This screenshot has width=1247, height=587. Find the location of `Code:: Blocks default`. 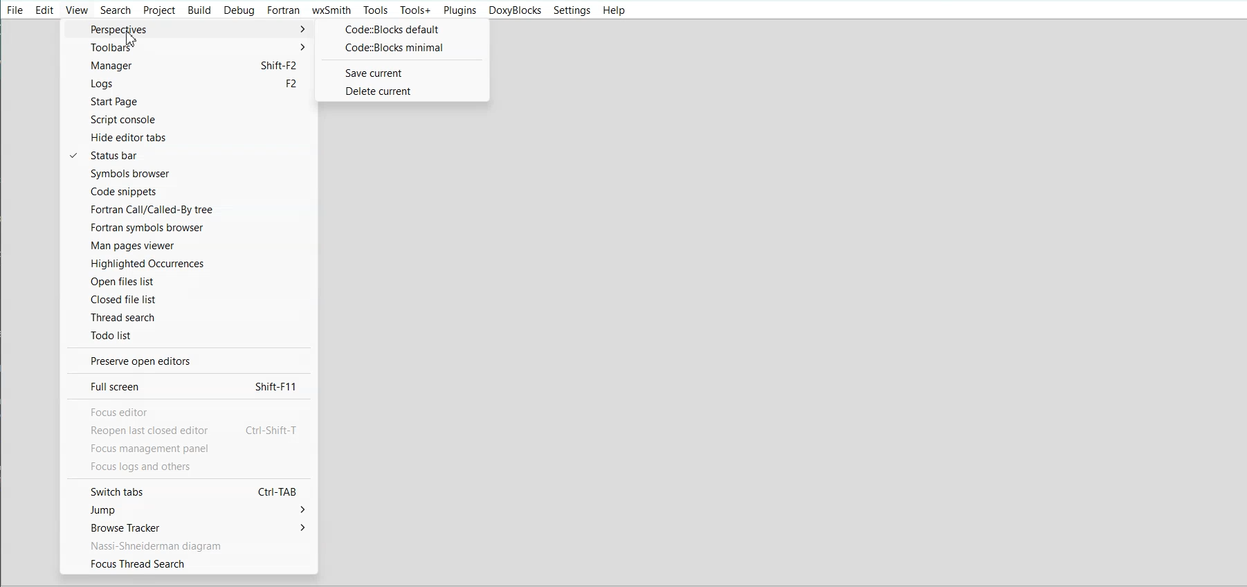

Code:: Blocks default is located at coordinates (399, 30).